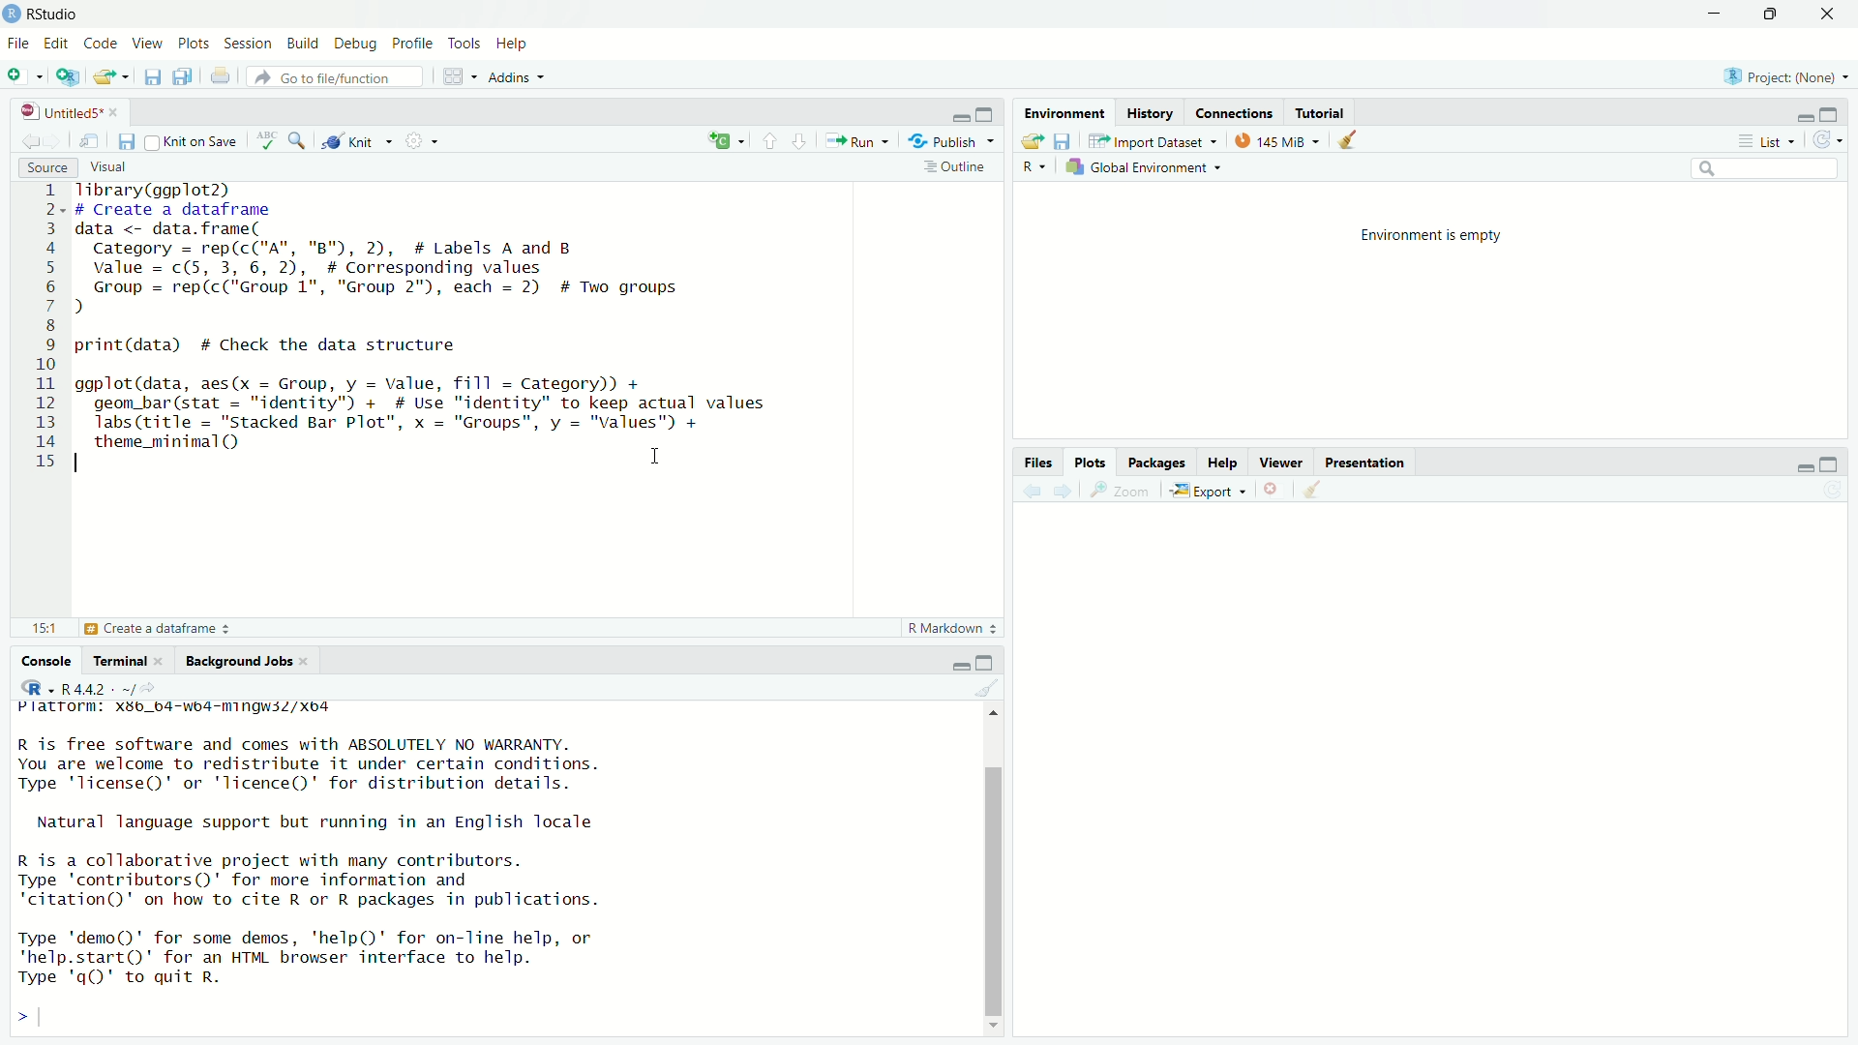 The width and height of the screenshot is (1858, 1045). What do you see at coordinates (1274, 490) in the screenshot?
I see `Close` at bounding box center [1274, 490].